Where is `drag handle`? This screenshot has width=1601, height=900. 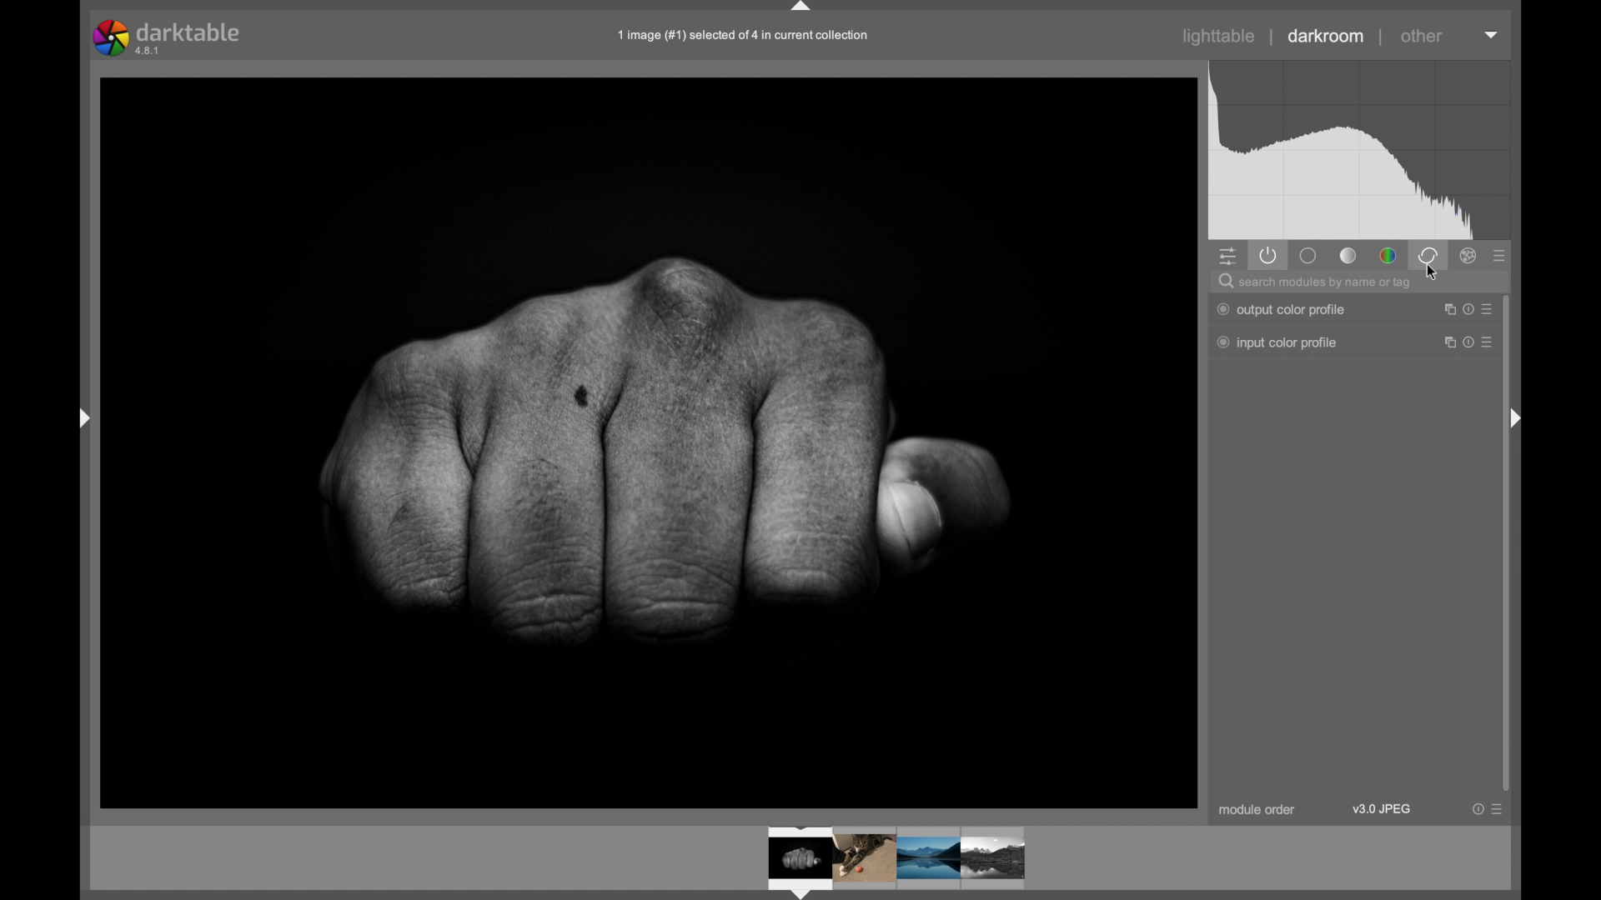
drag handle is located at coordinates (83, 418).